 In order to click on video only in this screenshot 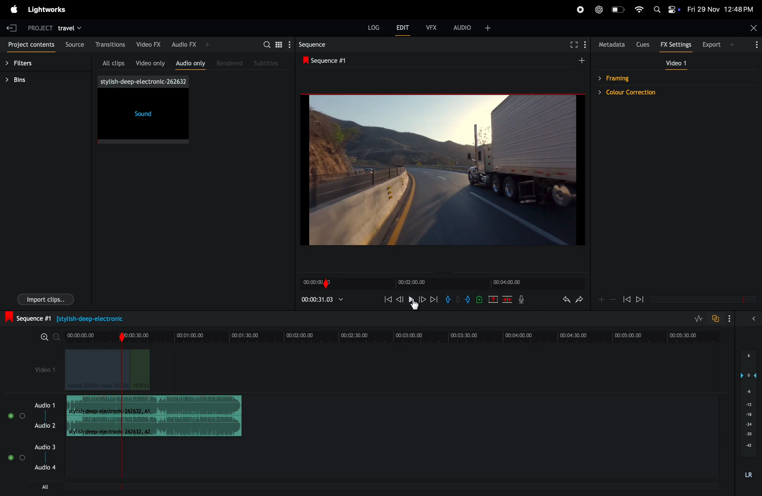, I will do `click(150, 62)`.